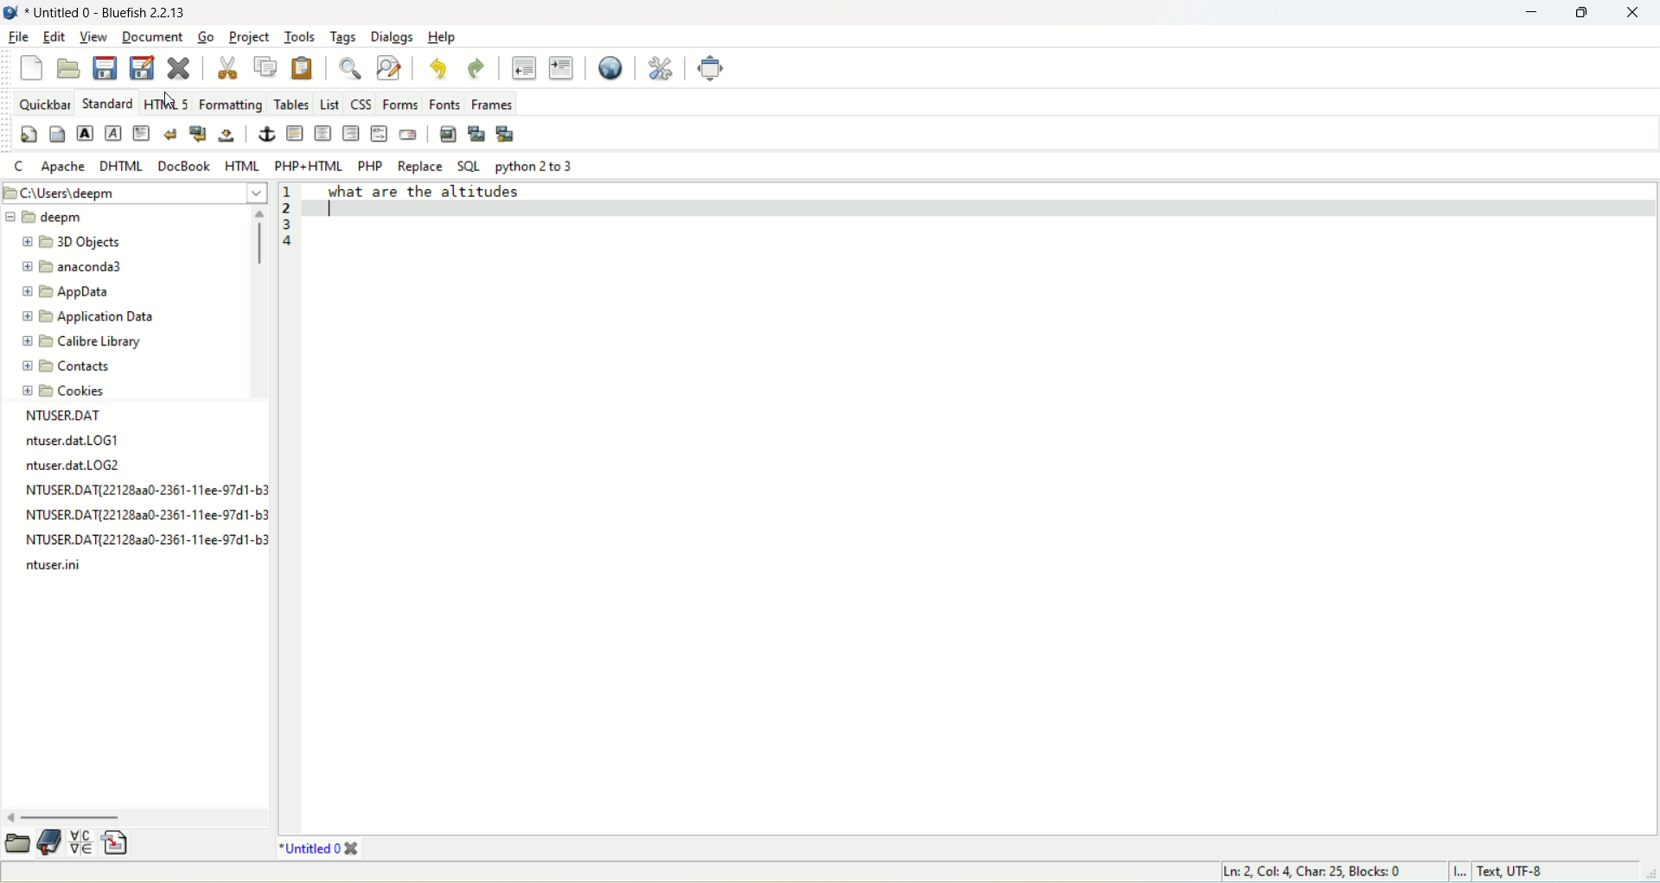 This screenshot has width=1660, height=883. Describe the element at coordinates (140, 132) in the screenshot. I see `paragraph` at that location.